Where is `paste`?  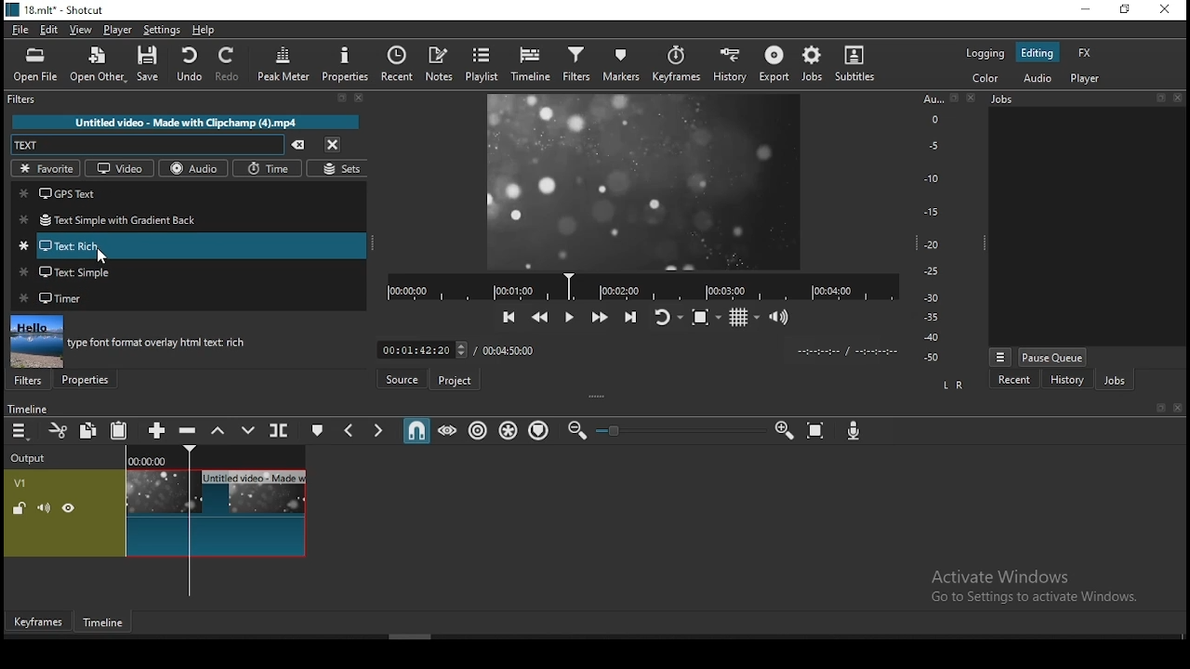 paste is located at coordinates (119, 429).